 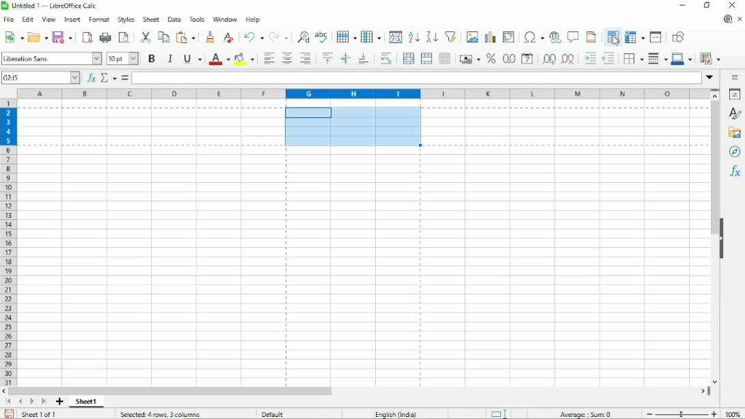 I want to click on Styles, so click(x=126, y=19).